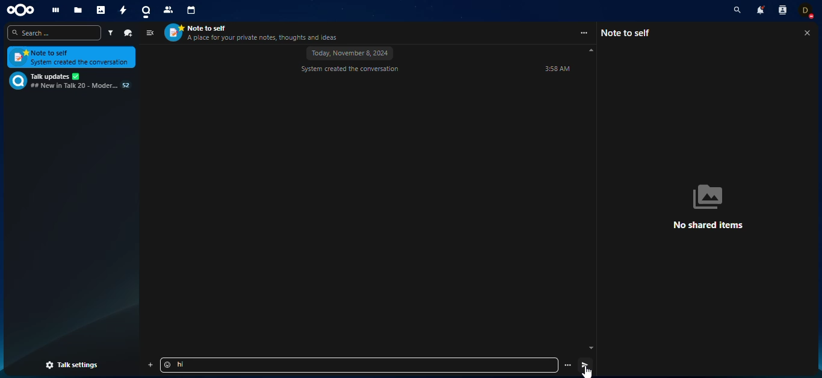  What do you see at coordinates (586, 373) in the screenshot?
I see `mouse pointer` at bounding box center [586, 373].